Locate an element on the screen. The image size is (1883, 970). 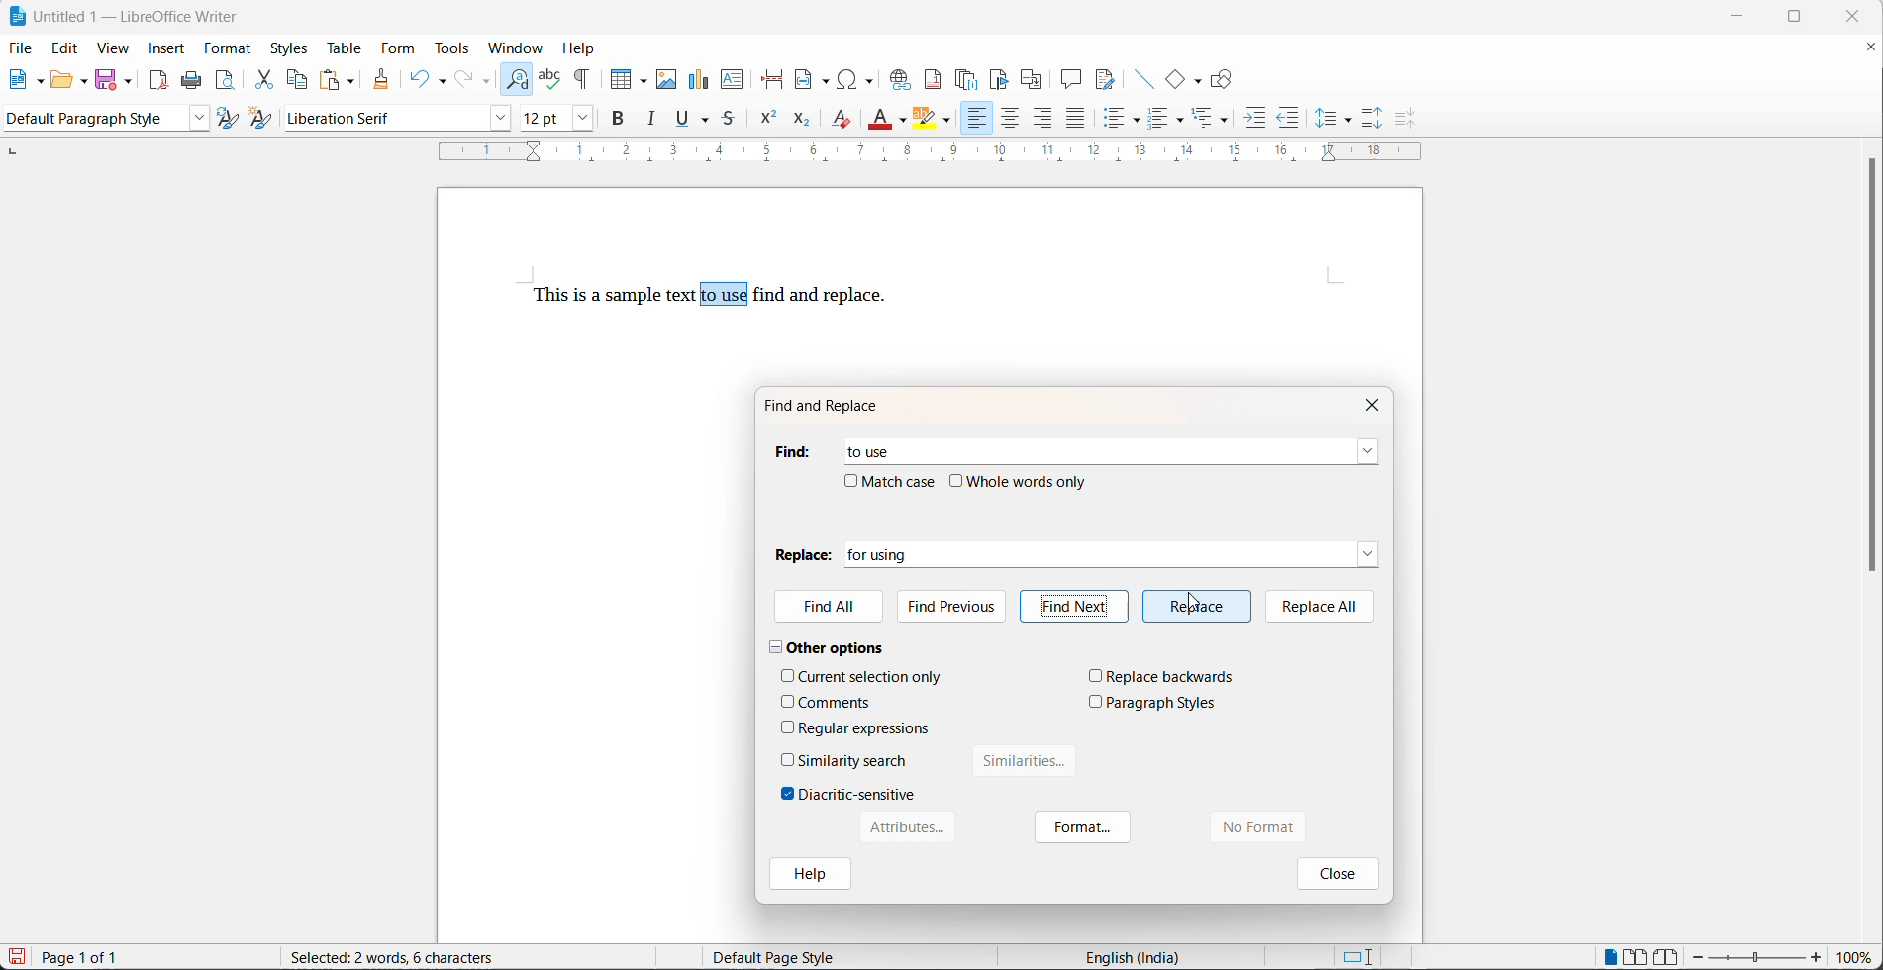
for using is located at coordinates (1094, 554).